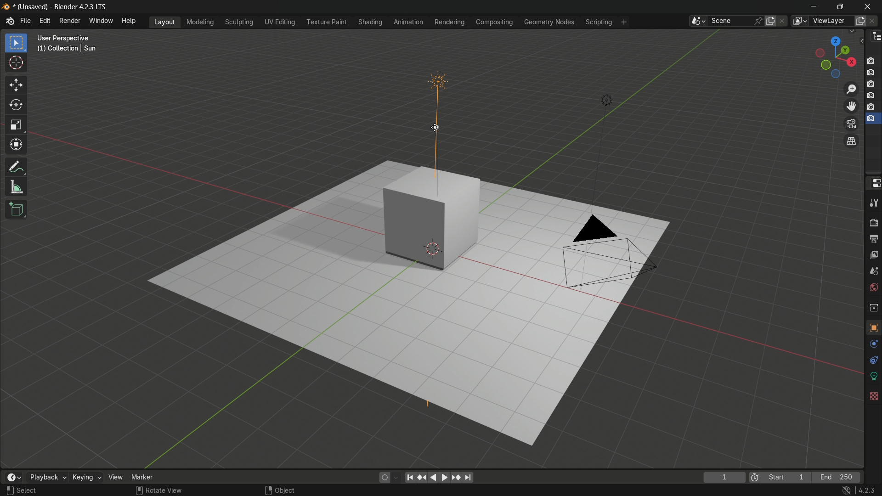 The image size is (882, 496). What do you see at coordinates (873, 185) in the screenshot?
I see `properties` at bounding box center [873, 185].